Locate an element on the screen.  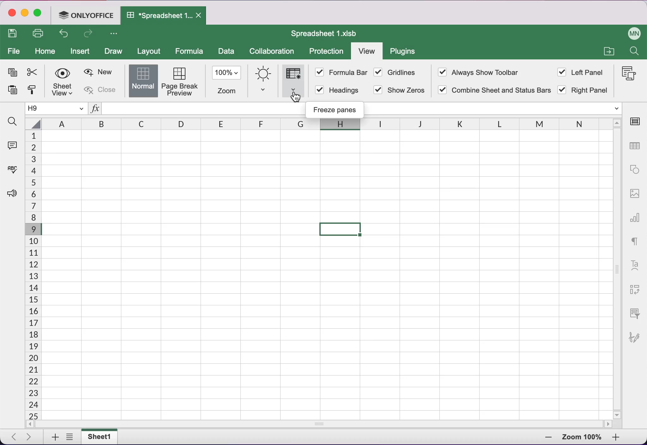
redo is located at coordinates (91, 34).